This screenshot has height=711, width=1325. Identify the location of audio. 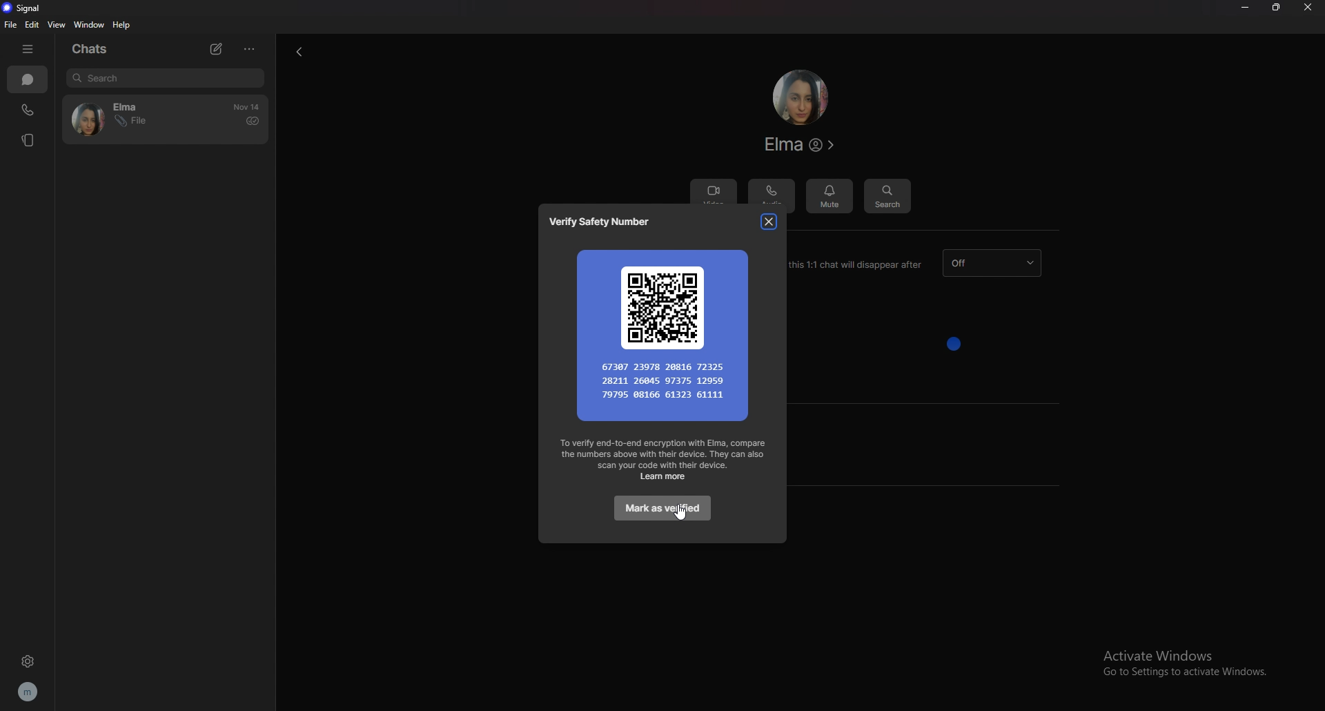
(772, 193).